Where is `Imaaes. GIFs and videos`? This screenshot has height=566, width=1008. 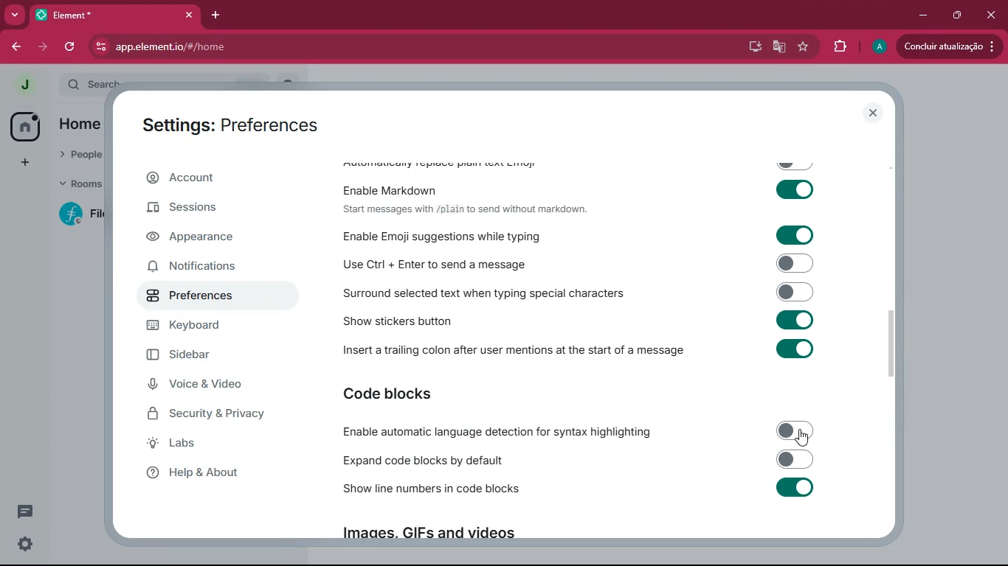
Imaaes. GIFs and videos is located at coordinates (427, 536).